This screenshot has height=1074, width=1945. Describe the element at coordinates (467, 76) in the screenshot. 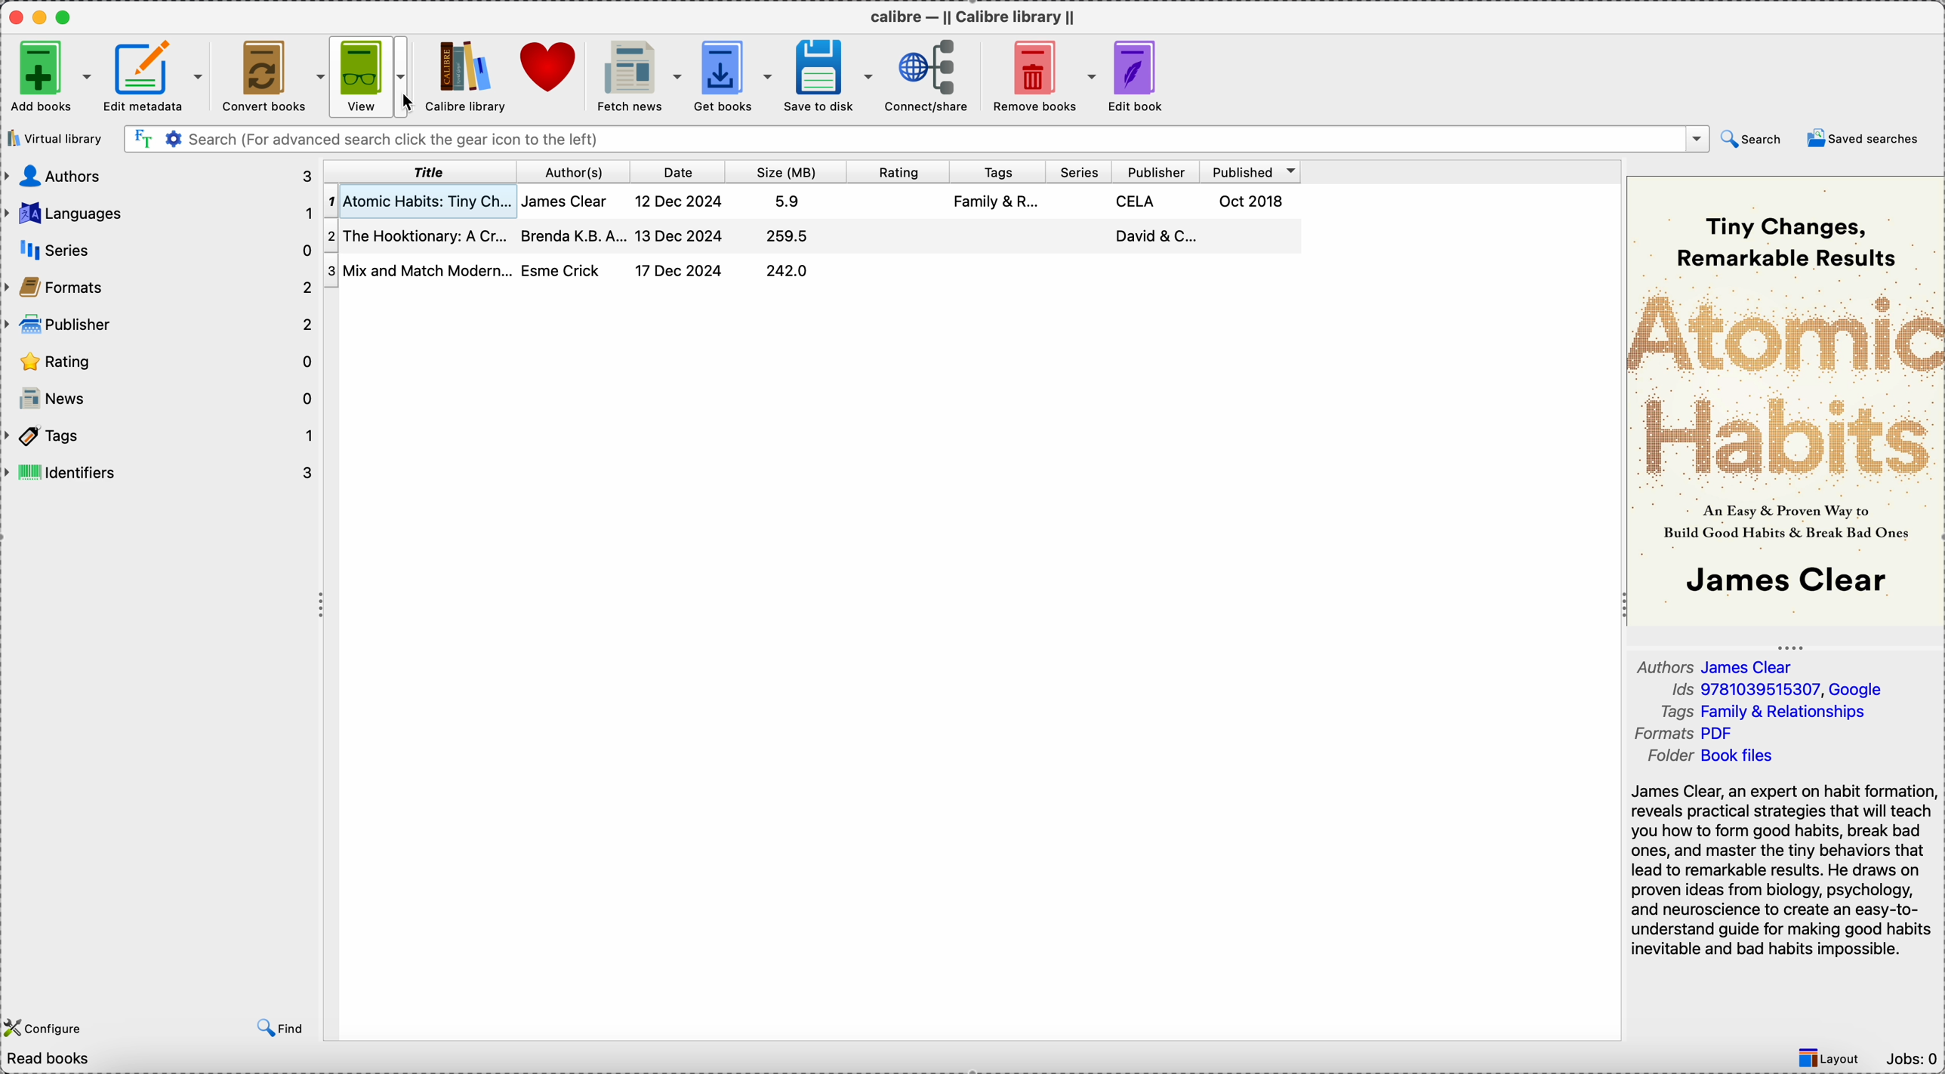

I see `Calibre` at that location.